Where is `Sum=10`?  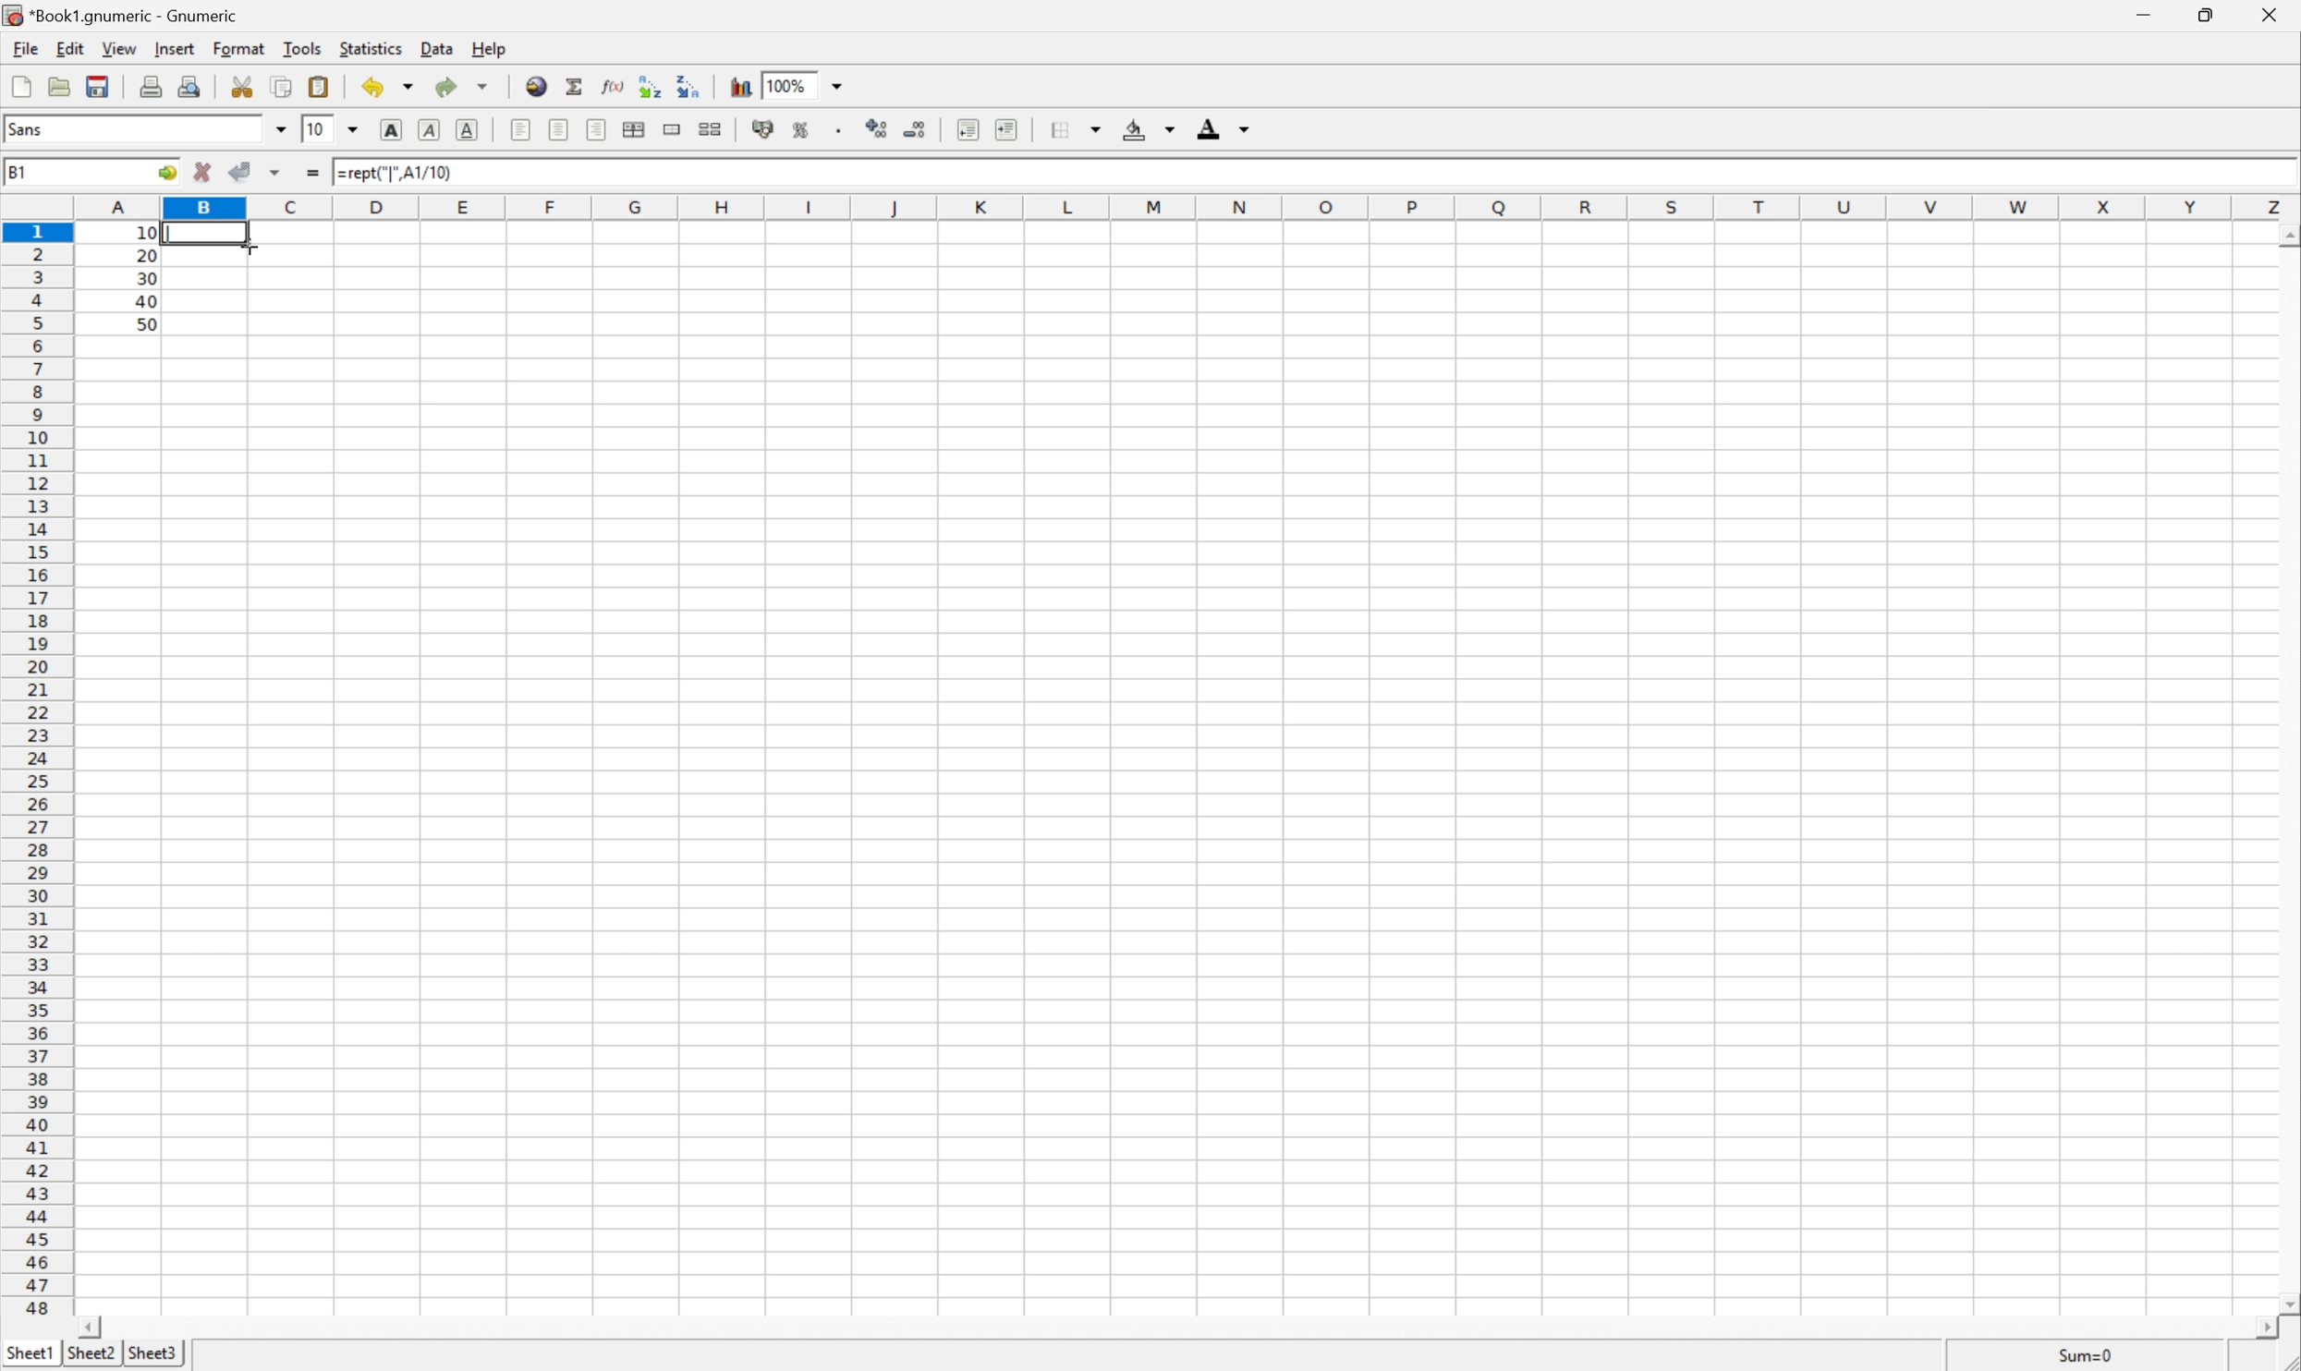 Sum=10 is located at coordinates (2087, 1353).